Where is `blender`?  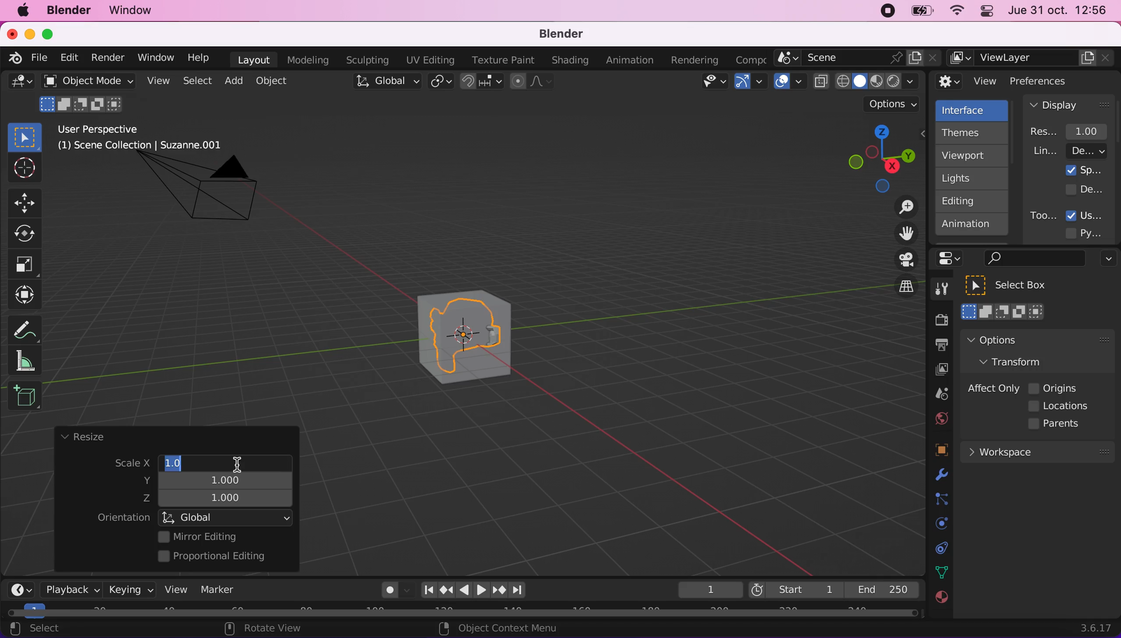 blender is located at coordinates (68, 11).